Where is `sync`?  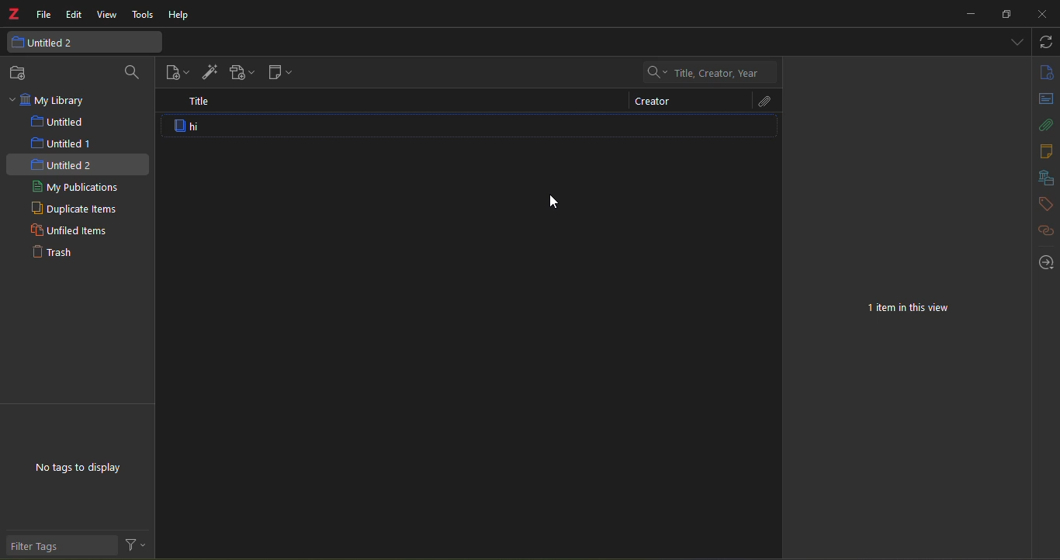
sync is located at coordinates (1048, 41).